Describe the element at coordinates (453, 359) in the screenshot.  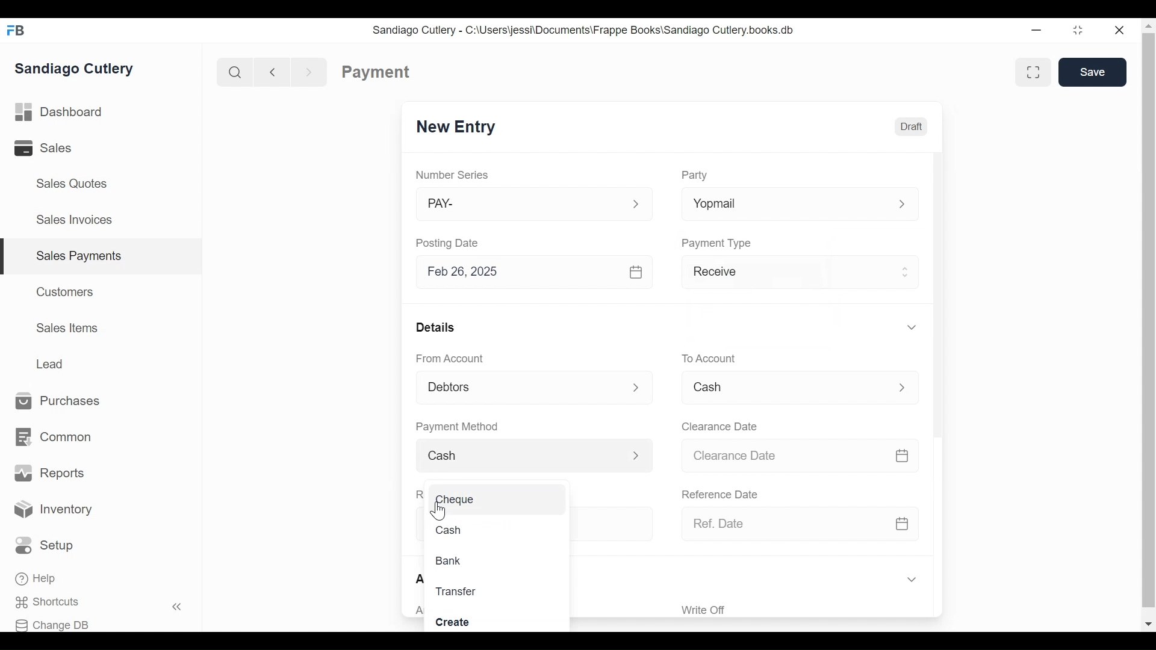
I see `From Account` at that location.